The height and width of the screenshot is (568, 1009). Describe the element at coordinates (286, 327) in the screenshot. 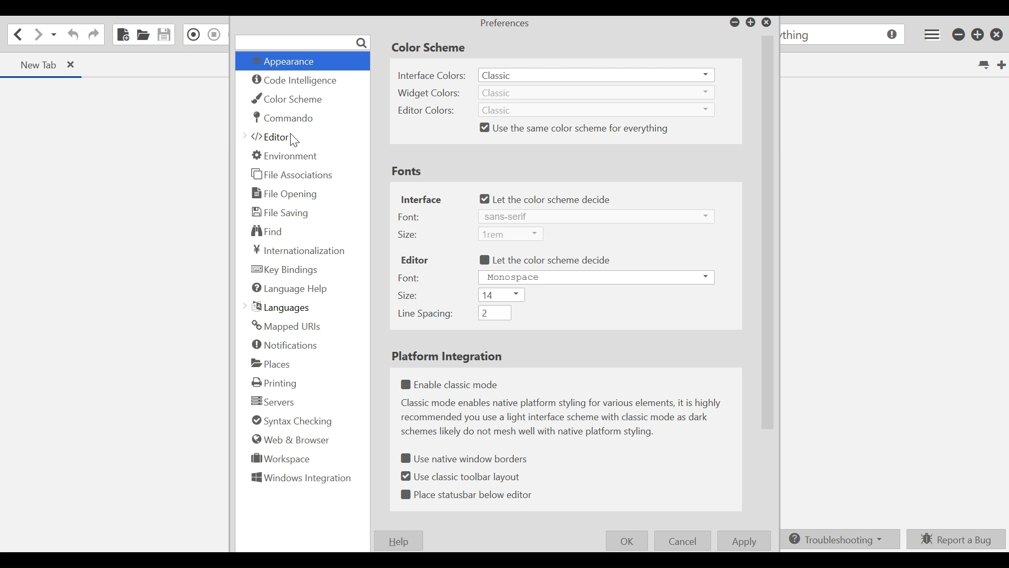

I see `Mapped URLs` at that location.